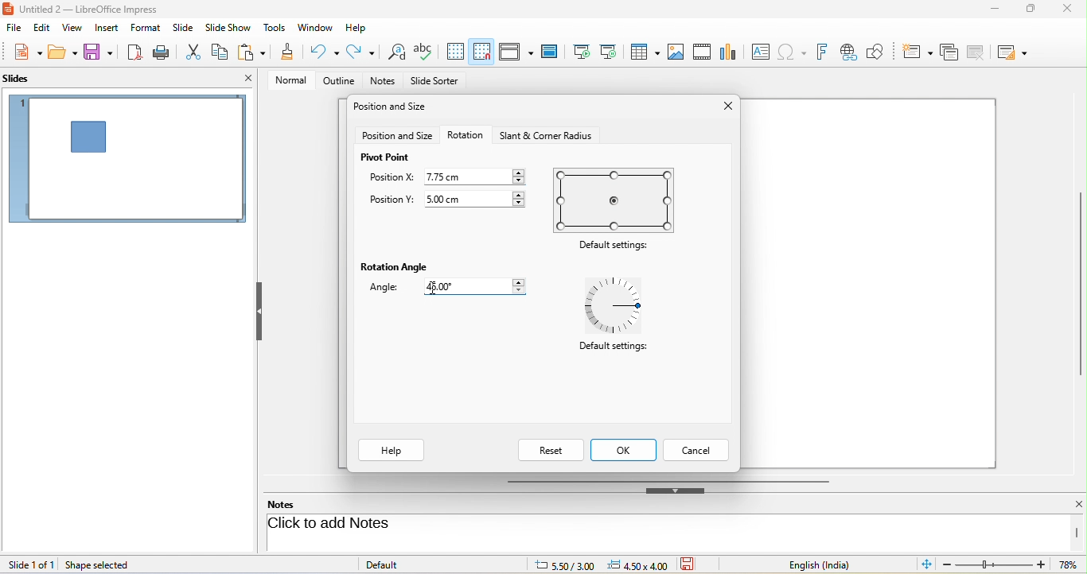  What do you see at coordinates (391, 201) in the screenshot?
I see `position y` at bounding box center [391, 201].